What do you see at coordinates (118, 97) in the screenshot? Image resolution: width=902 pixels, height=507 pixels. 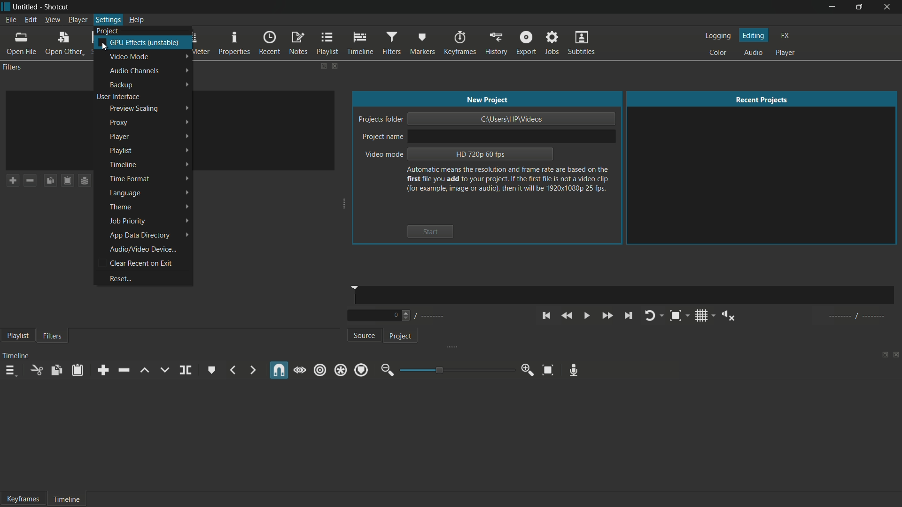 I see `user interface` at bounding box center [118, 97].